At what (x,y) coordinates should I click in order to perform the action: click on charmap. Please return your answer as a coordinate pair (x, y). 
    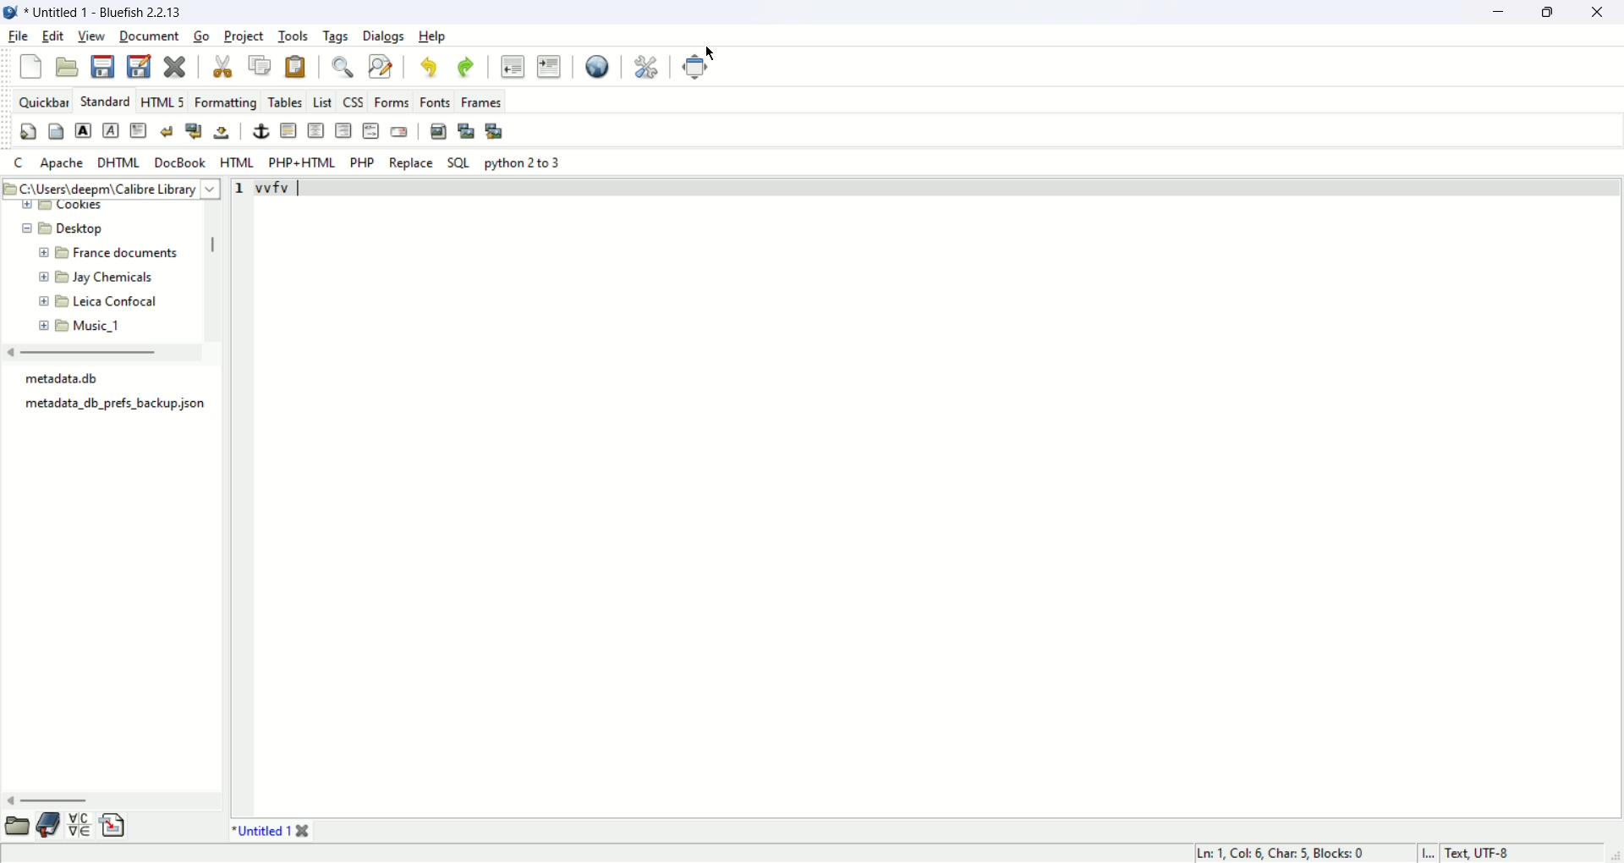
    Looking at the image, I should click on (78, 827).